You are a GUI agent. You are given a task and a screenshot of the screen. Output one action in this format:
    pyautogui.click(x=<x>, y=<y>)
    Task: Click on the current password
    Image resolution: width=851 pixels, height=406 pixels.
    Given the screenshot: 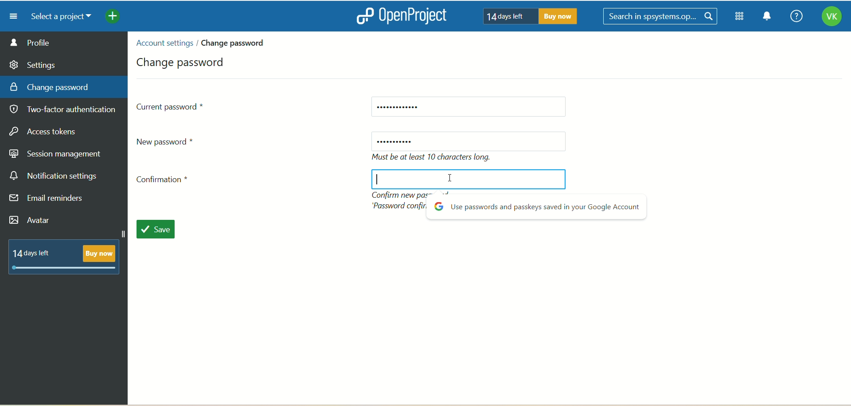 What is the action you would take?
    pyautogui.click(x=171, y=106)
    